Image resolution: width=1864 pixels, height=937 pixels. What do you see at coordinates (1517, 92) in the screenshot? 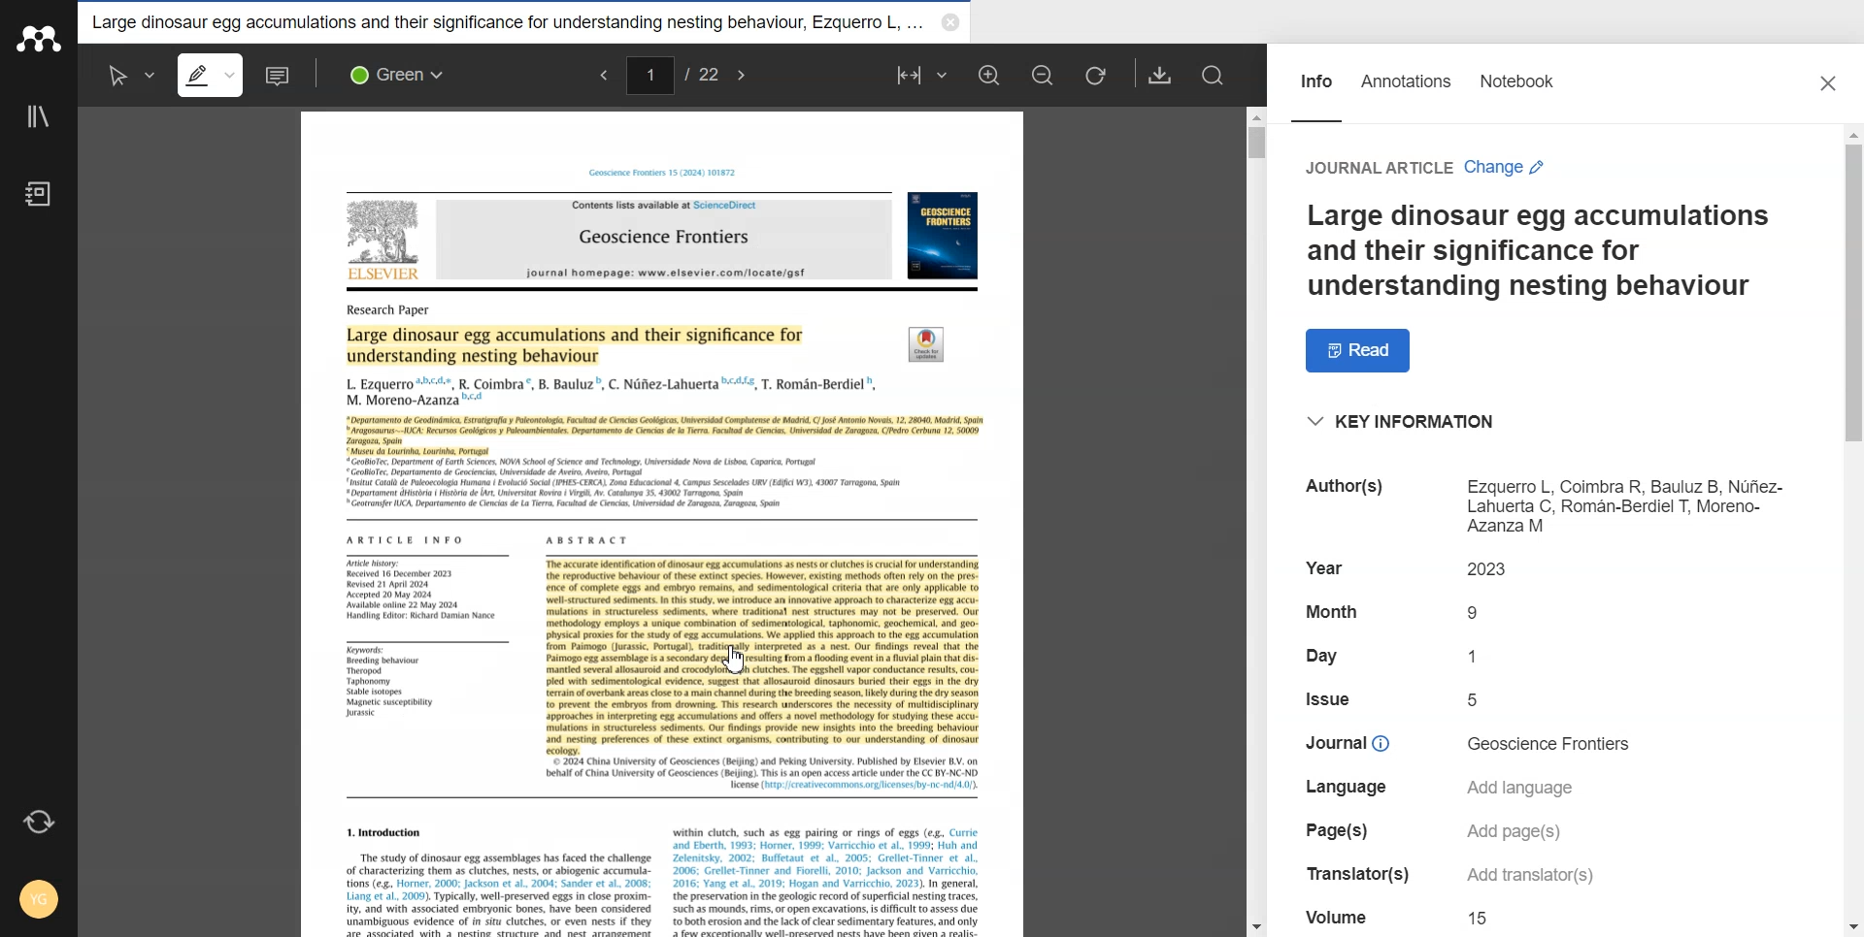
I see `Notebook` at bounding box center [1517, 92].